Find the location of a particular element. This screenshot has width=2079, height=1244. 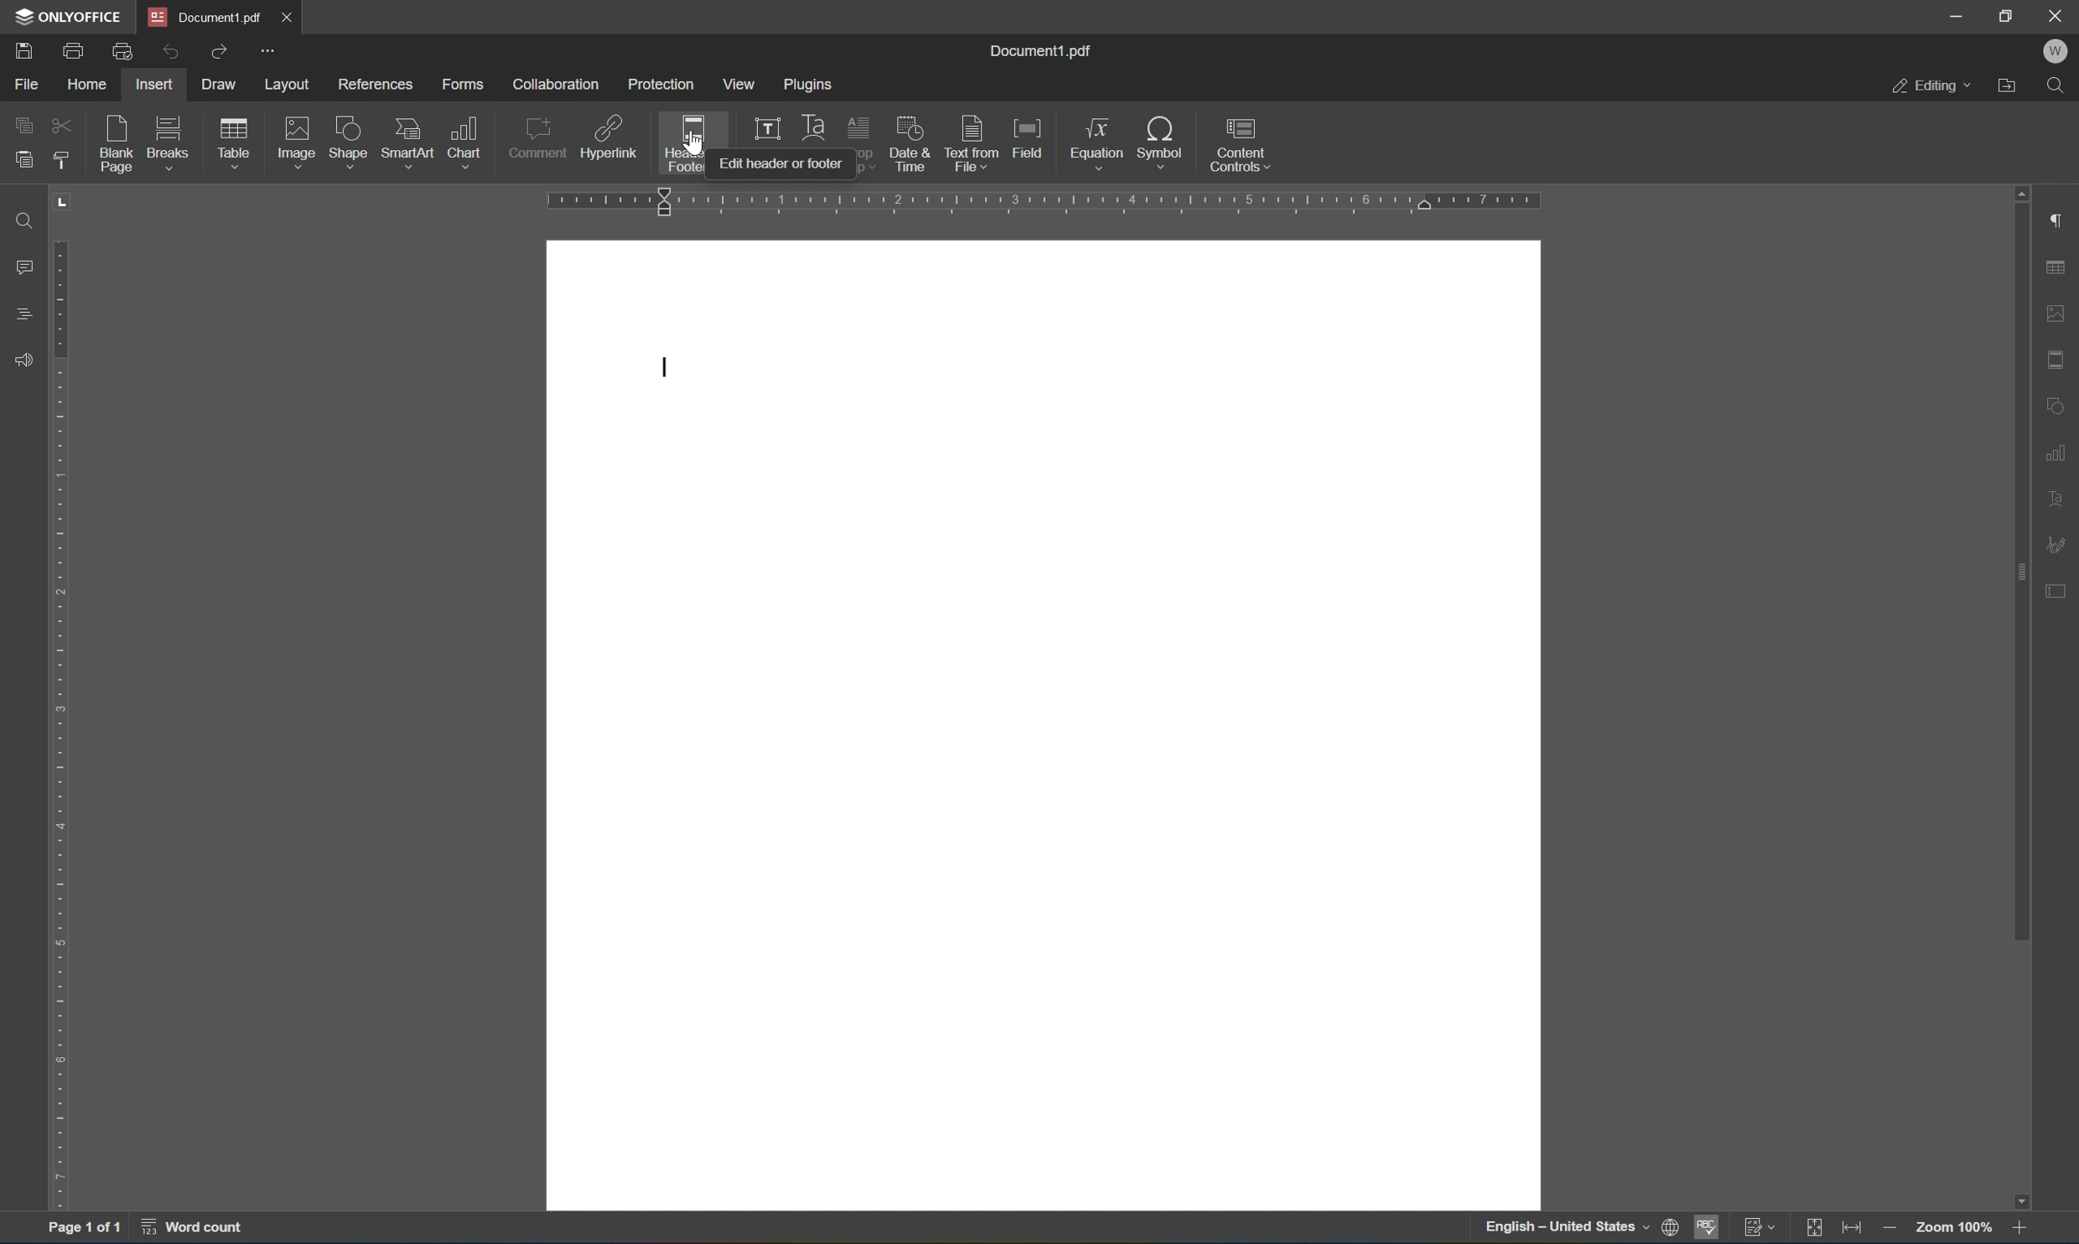

content controls is located at coordinates (1241, 144).